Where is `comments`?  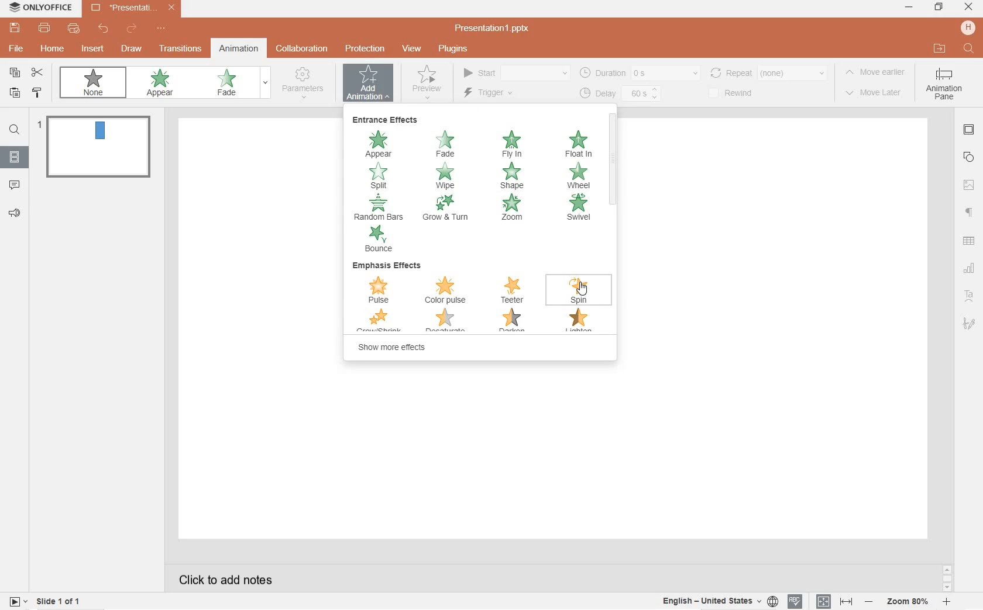 comments is located at coordinates (15, 184).